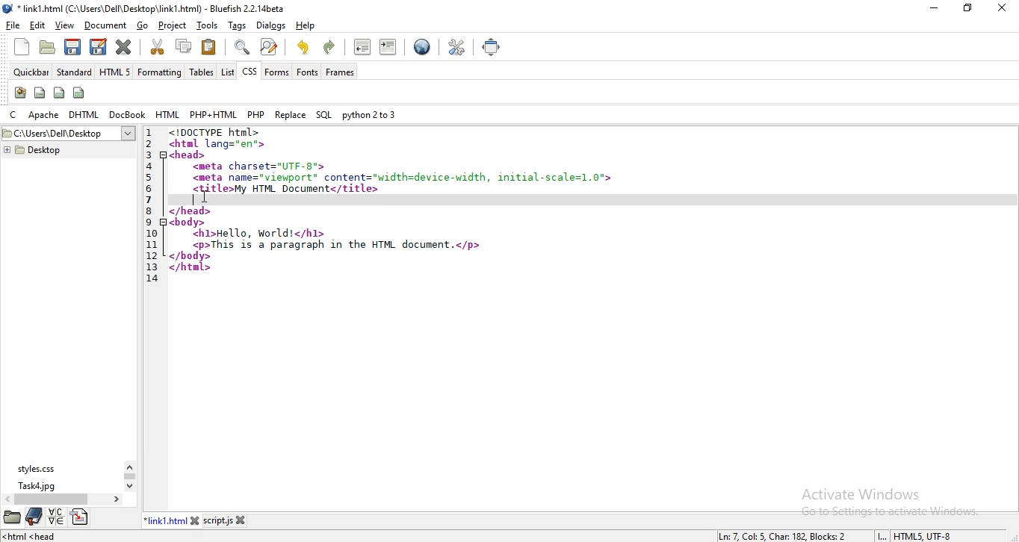 The width and height of the screenshot is (1019, 542). I want to click on columns, so click(78, 93).